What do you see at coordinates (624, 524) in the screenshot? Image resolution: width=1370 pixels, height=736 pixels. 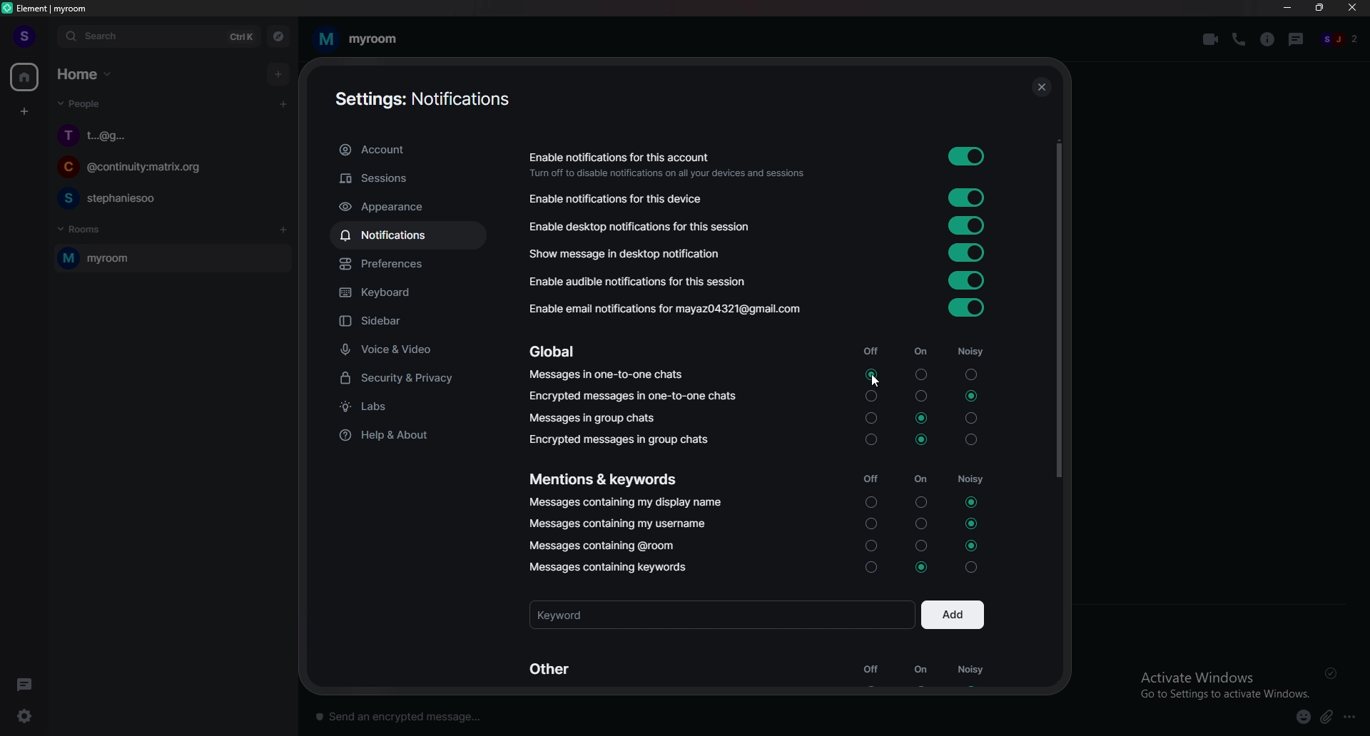 I see `Messages containing my username` at bounding box center [624, 524].